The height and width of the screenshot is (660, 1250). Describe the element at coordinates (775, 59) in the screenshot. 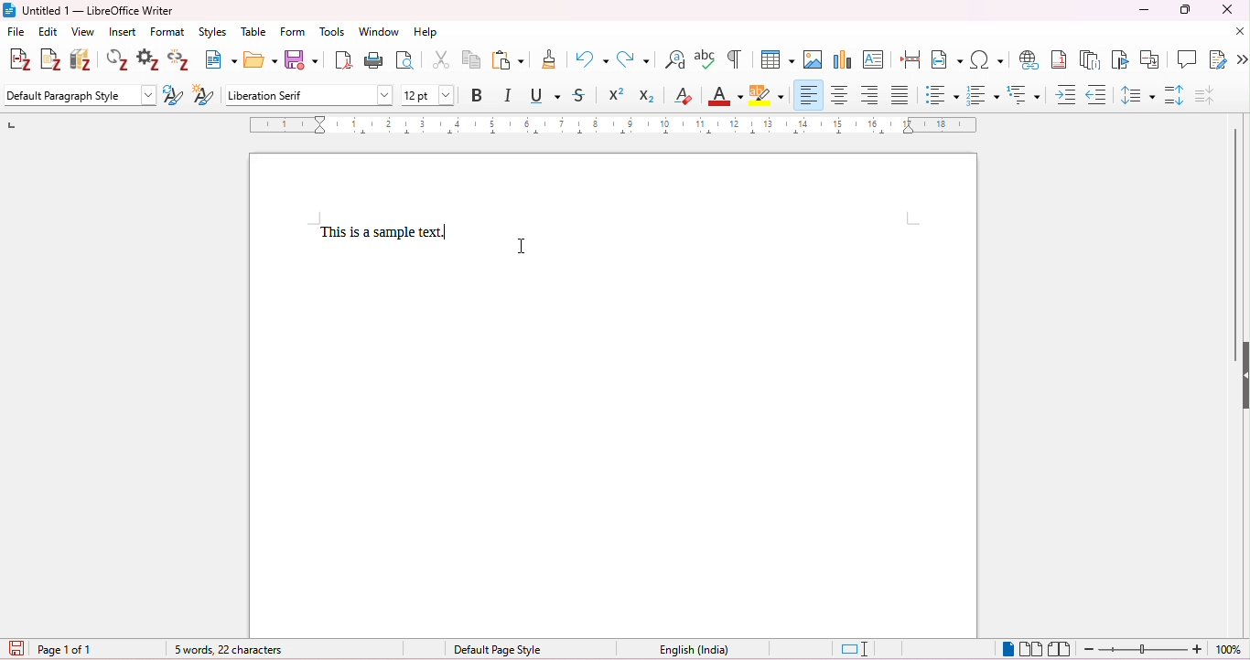

I see `insert table` at that location.